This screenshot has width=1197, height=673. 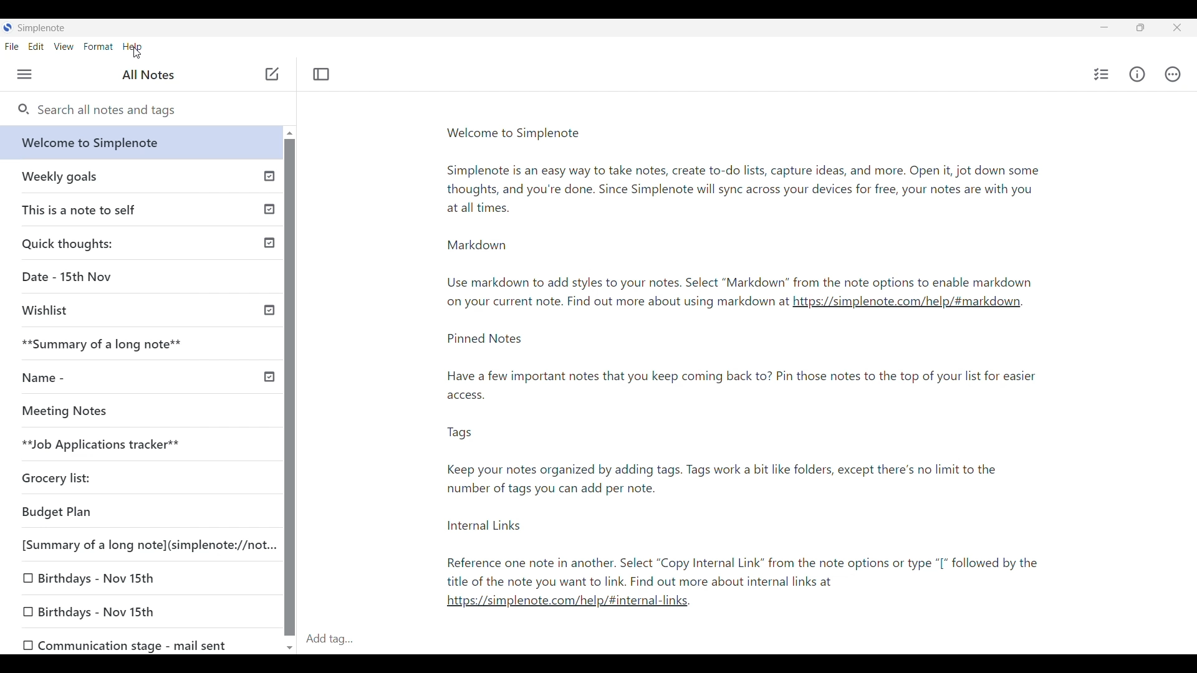 I want to click on [Summary of a long note](simplenote://not, so click(x=141, y=545).